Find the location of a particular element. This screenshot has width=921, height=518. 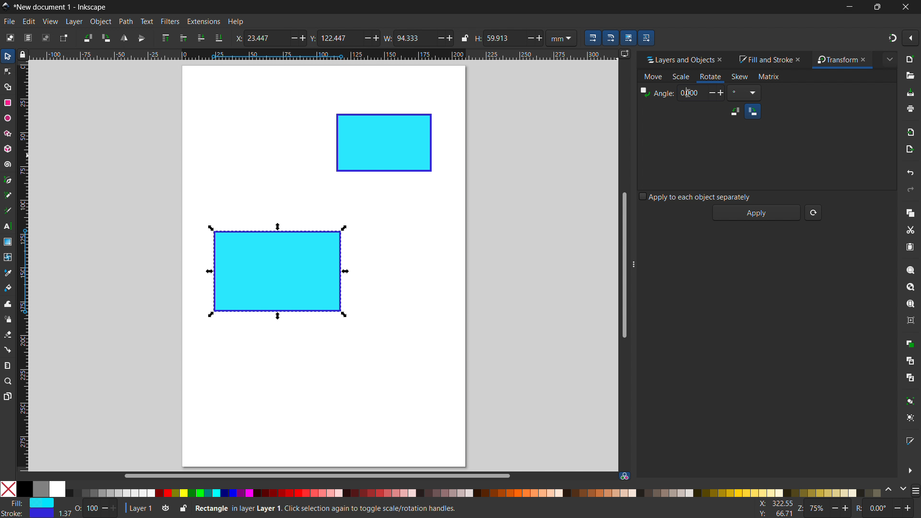

Decrease/ minus is located at coordinates (527, 37).